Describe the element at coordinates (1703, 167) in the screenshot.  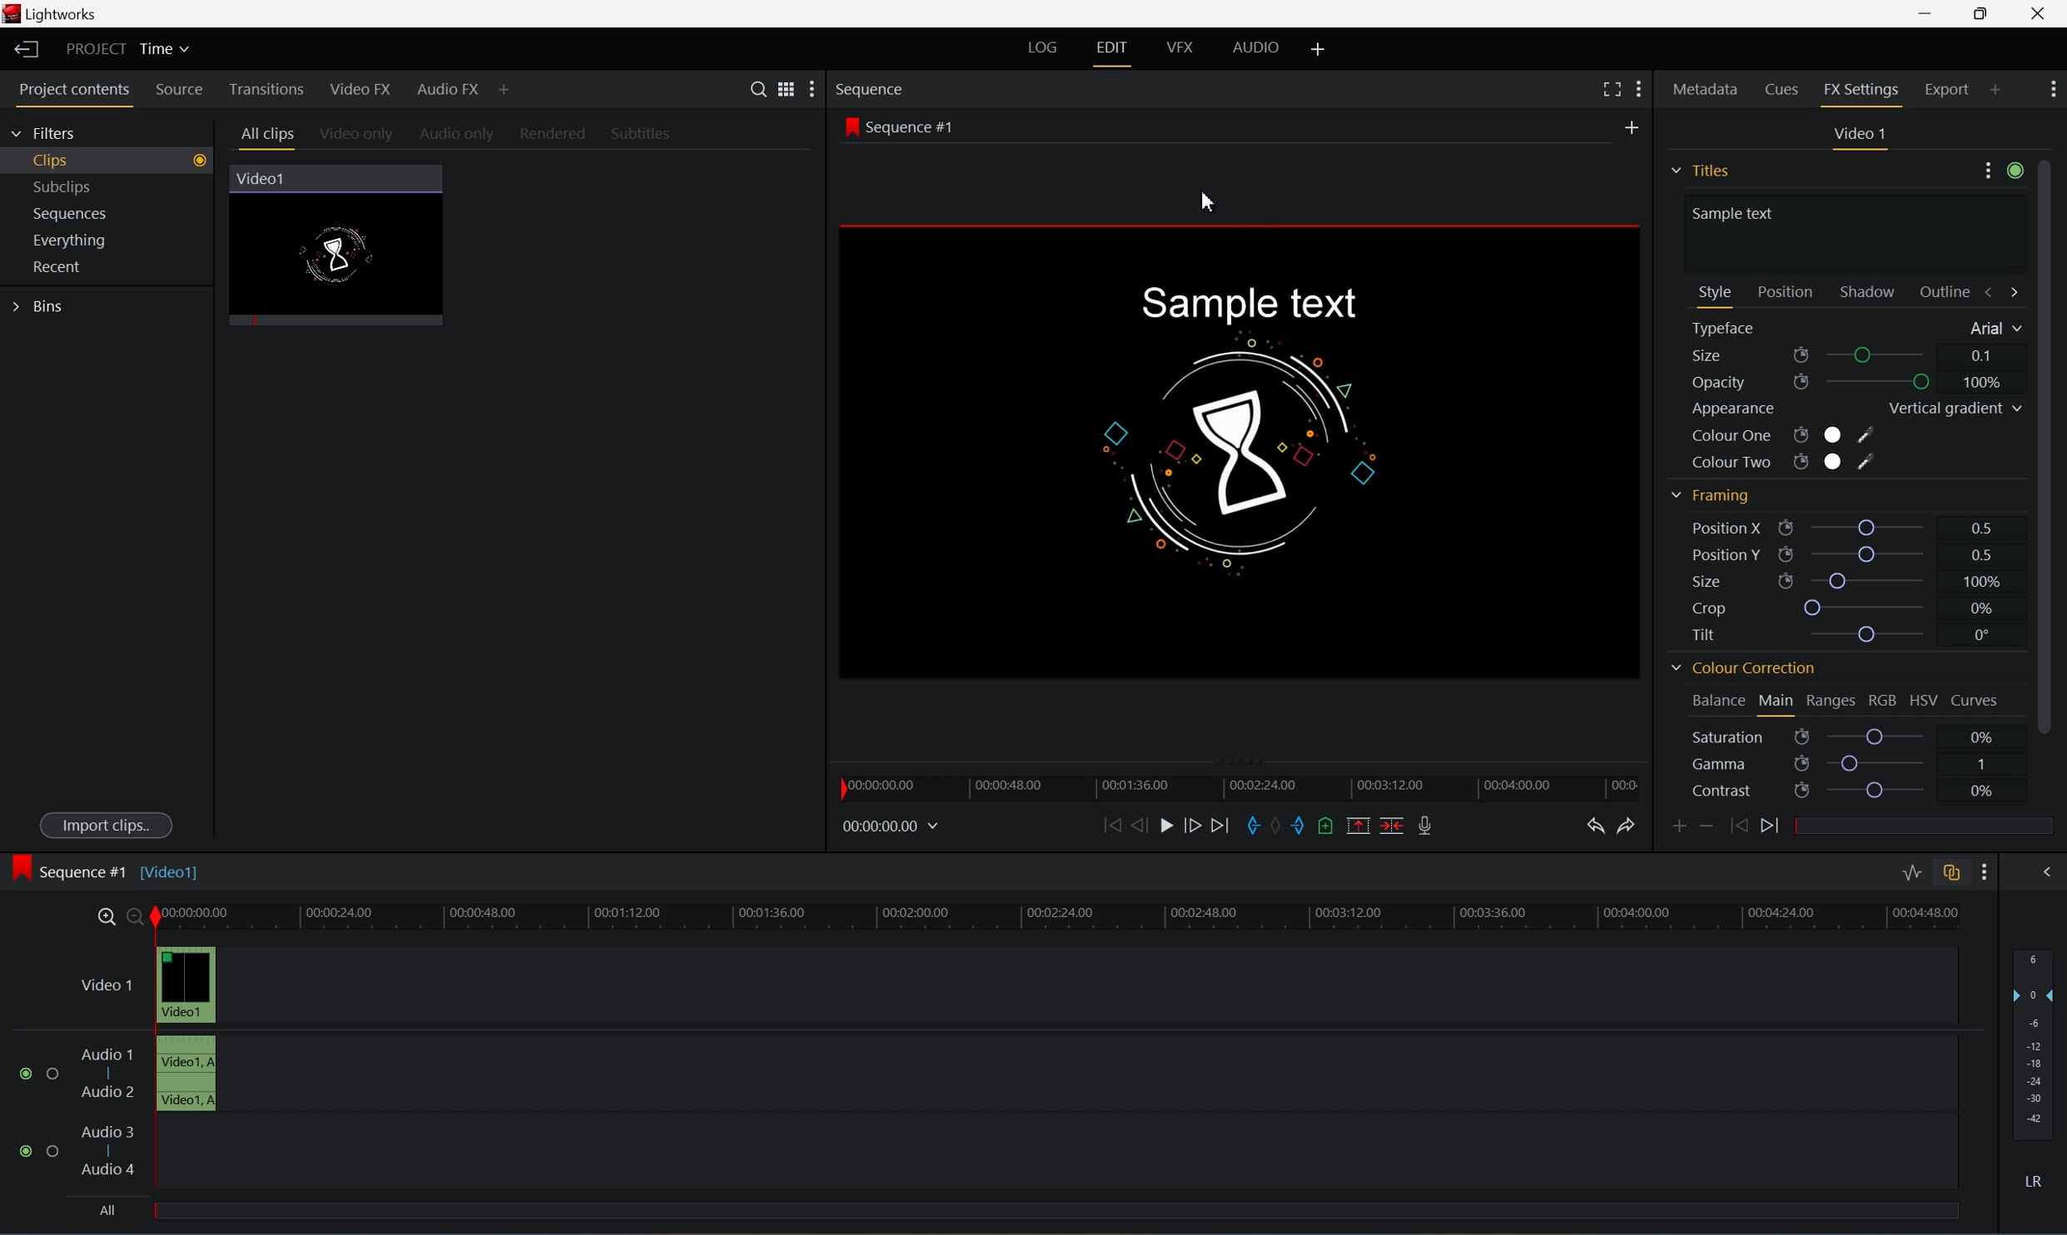
I see `Files` at that location.